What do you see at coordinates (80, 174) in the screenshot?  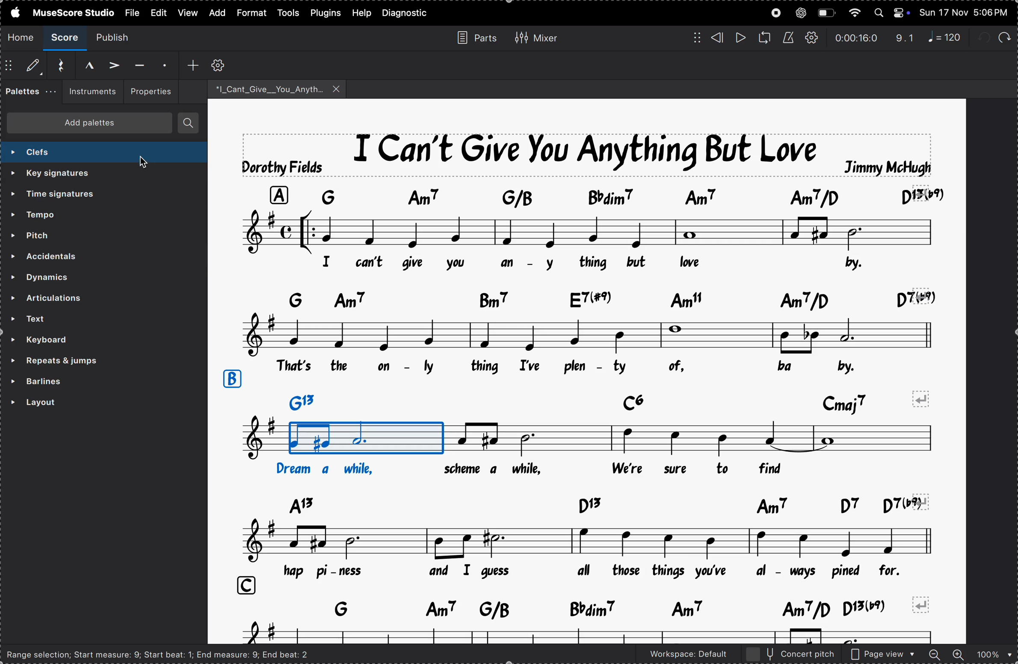 I see `key signatures` at bounding box center [80, 174].